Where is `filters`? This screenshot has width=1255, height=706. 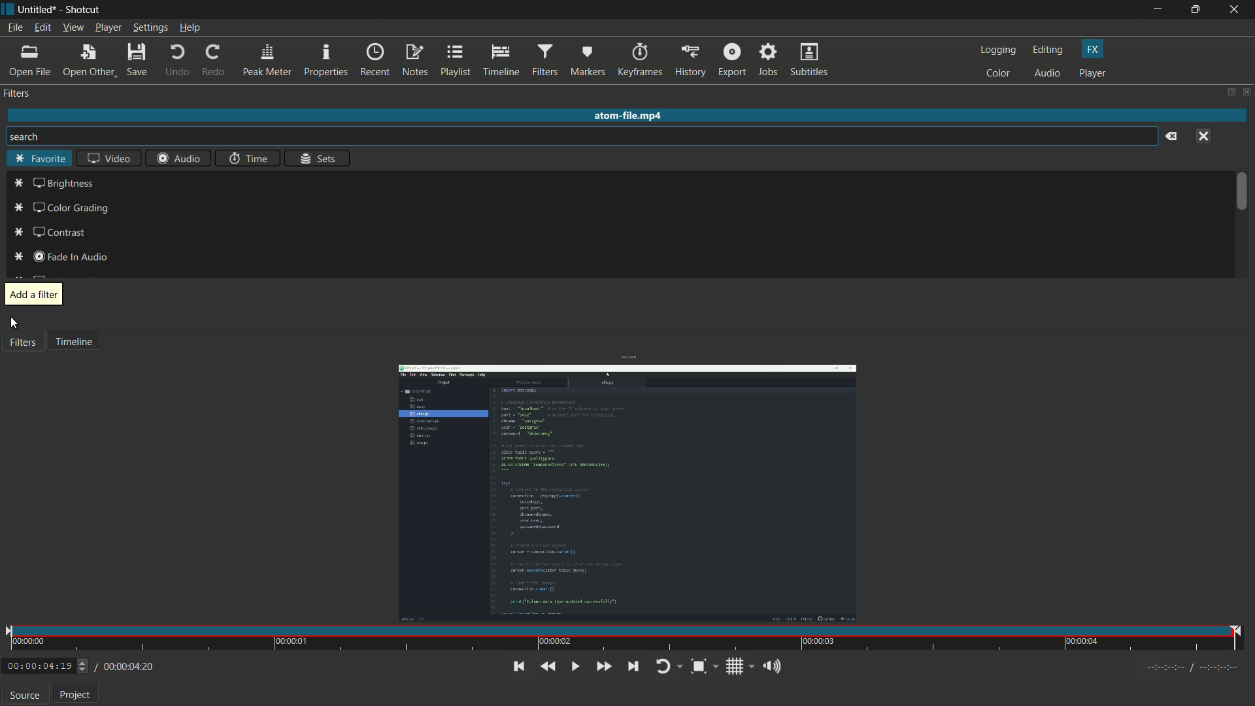
filters is located at coordinates (17, 94).